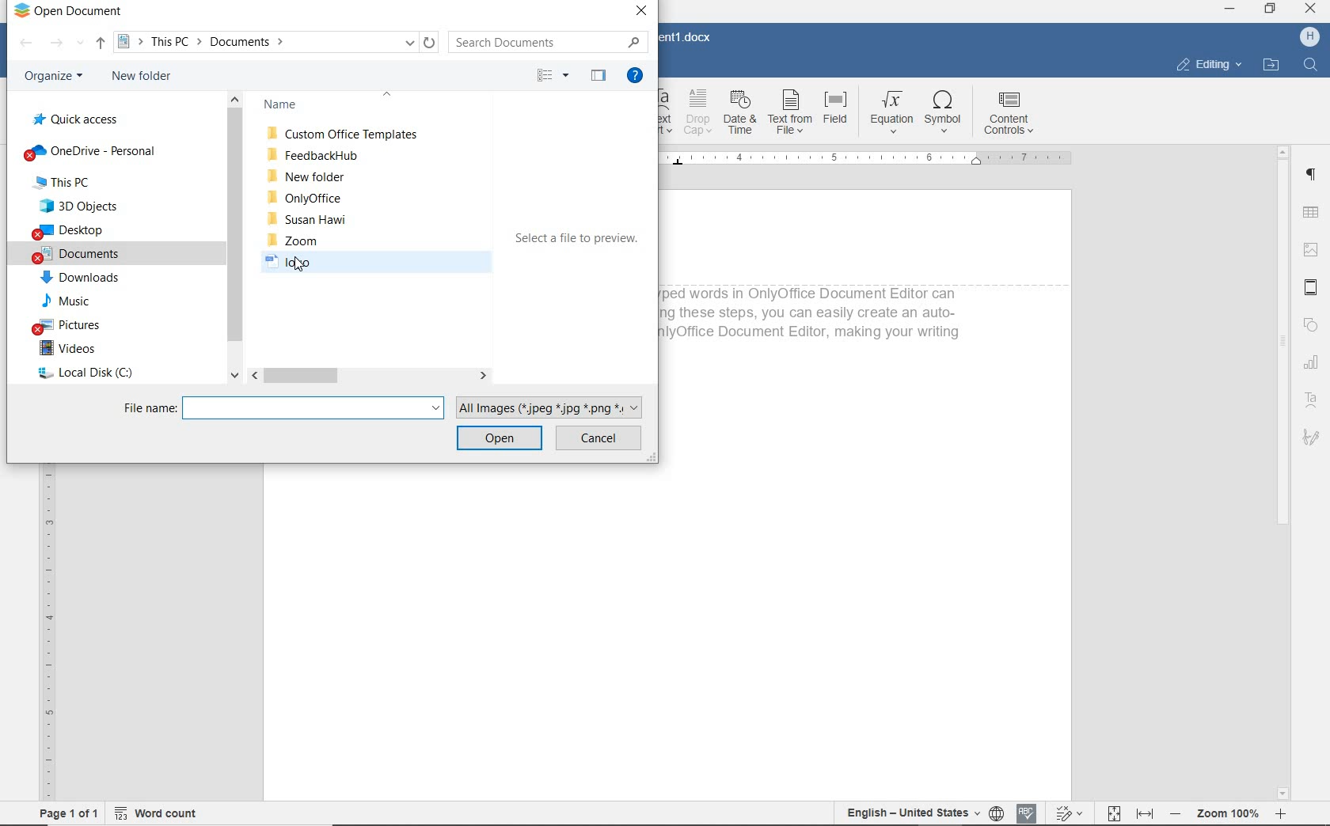  What do you see at coordinates (25, 44) in the screenshot?
I see `BACK` at bounding box center [25, 44].